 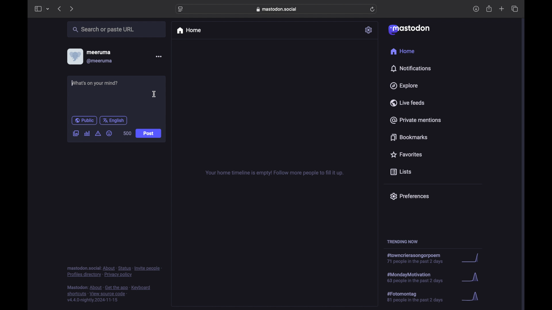 What do you see at coordinates (409, 196) in the screenshot?
I see `preferences` at bounding box center [409, 196].